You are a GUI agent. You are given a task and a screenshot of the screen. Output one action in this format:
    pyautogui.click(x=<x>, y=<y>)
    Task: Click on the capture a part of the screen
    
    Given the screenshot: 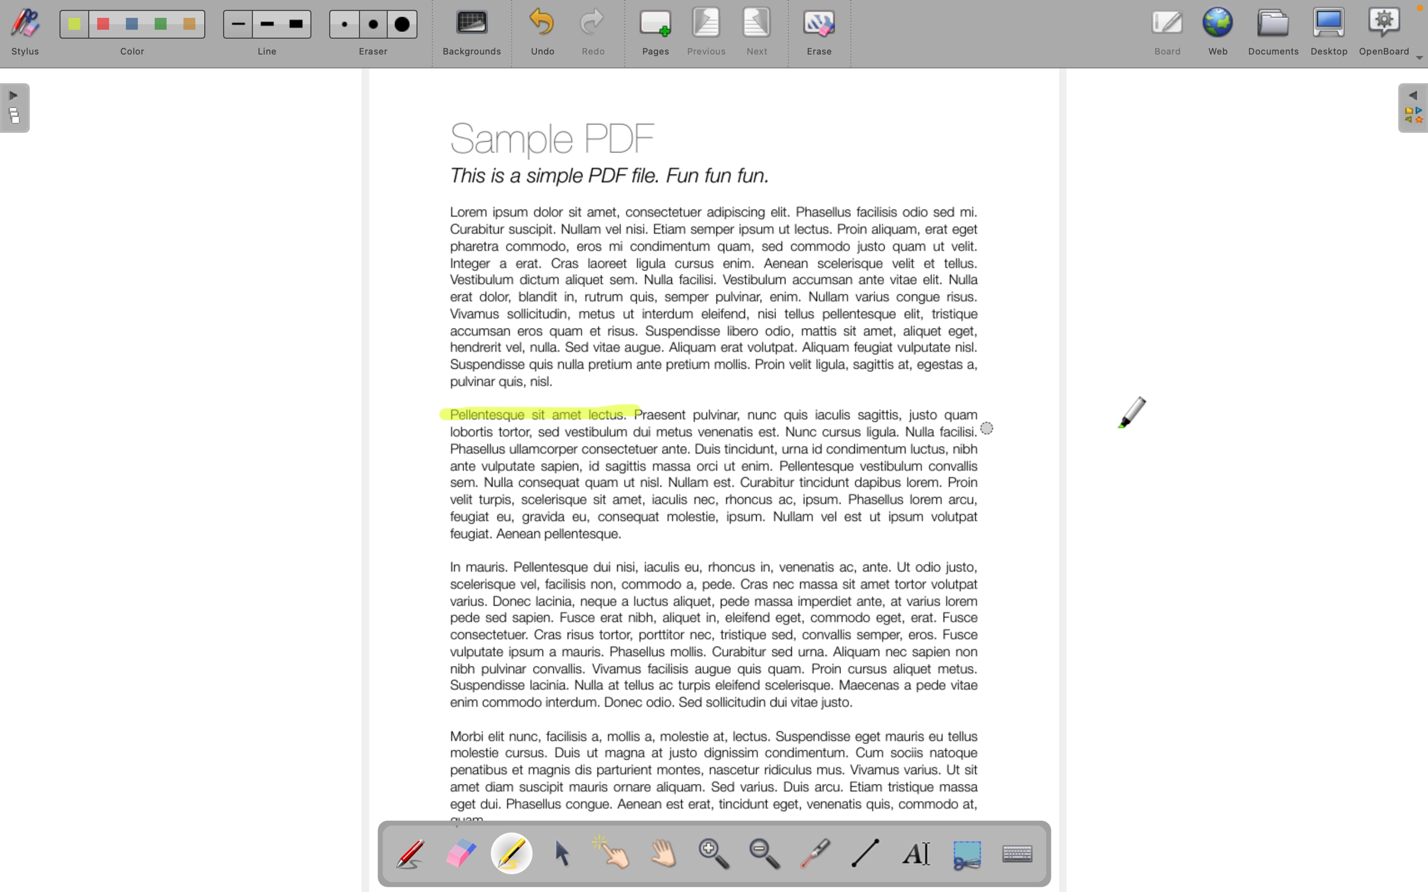 What is the action you would take?
    pyautogui.click(x=968, y=854)
    